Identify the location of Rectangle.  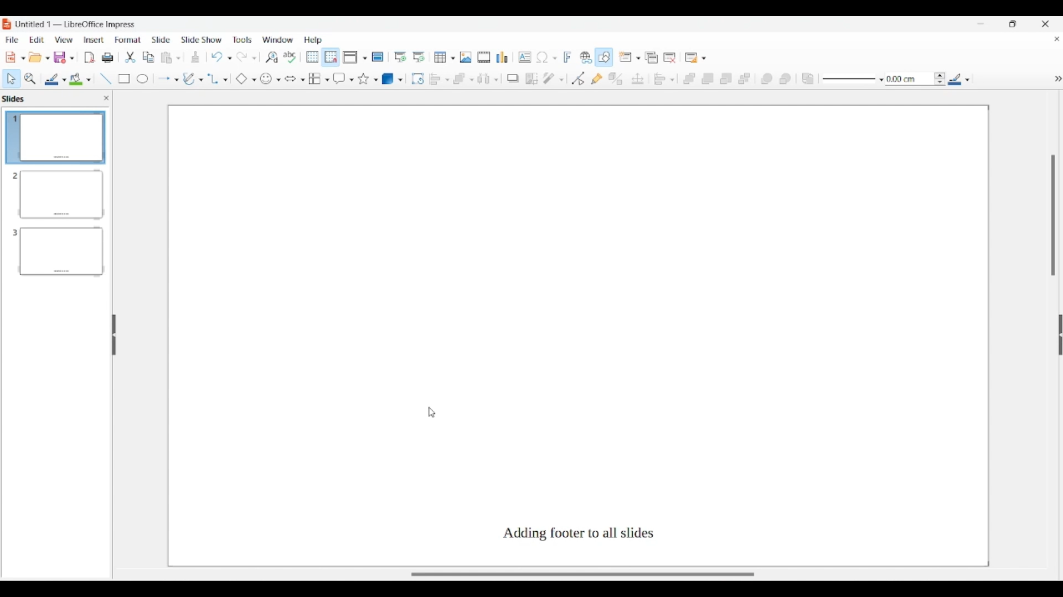
(121, 77).